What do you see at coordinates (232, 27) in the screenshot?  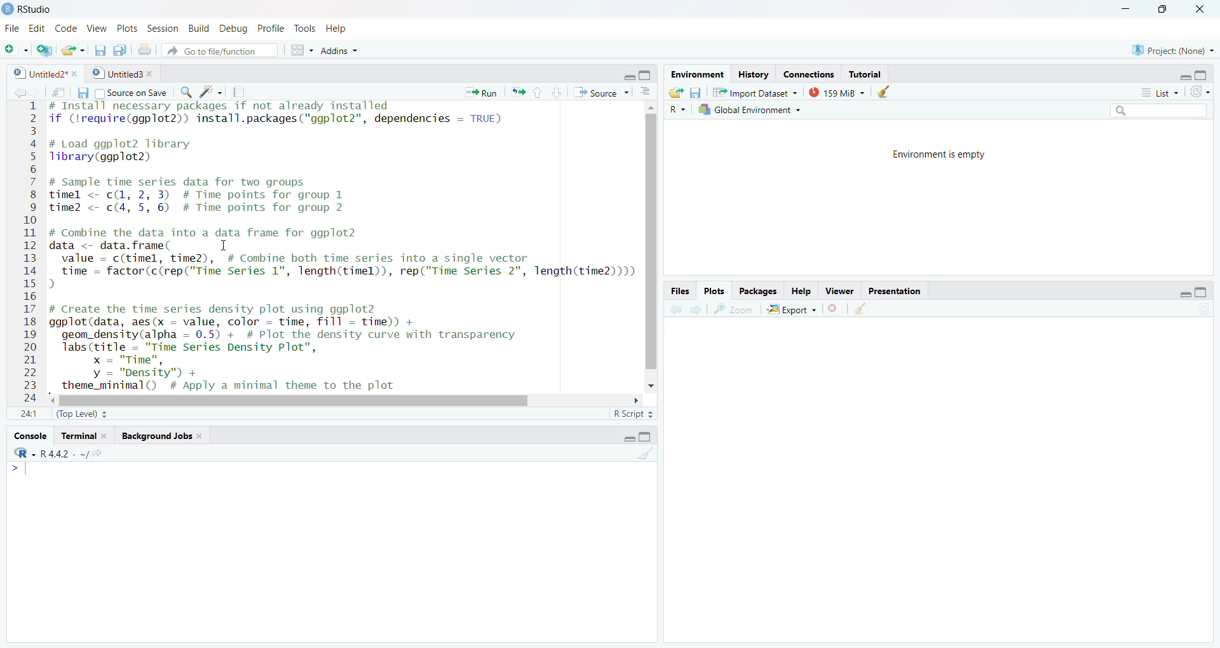 I see `Debug` at bounding box center [232, 27].